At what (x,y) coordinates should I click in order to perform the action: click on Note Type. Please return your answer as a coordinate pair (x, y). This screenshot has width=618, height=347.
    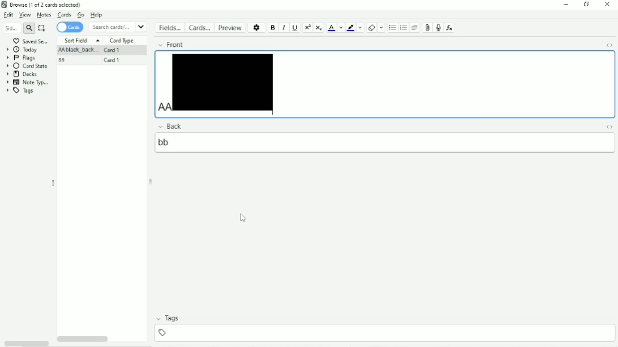
    Looking at the image, I should click on (27, 82).